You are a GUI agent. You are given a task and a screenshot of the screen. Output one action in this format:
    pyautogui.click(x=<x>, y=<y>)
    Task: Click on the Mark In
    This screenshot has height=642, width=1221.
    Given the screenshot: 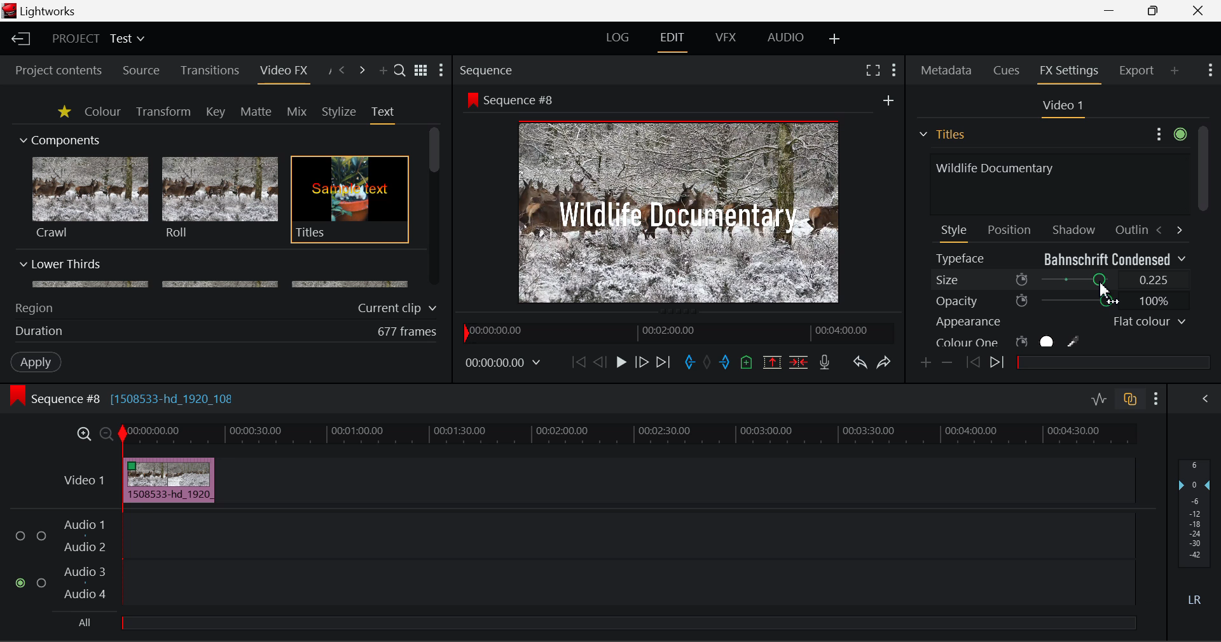 What is the action you would take?
    pyautogui.click(x=689, y=364)
    